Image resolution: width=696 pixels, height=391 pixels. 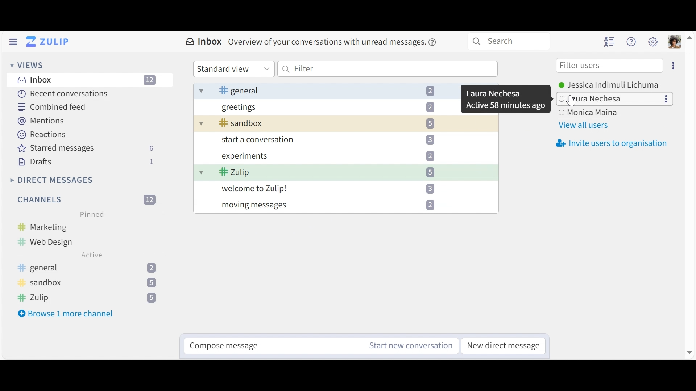 What do you see at coordinates (51, 180) in the screenshot?
I see `Direct Messages` at bounding box center [51, 180].